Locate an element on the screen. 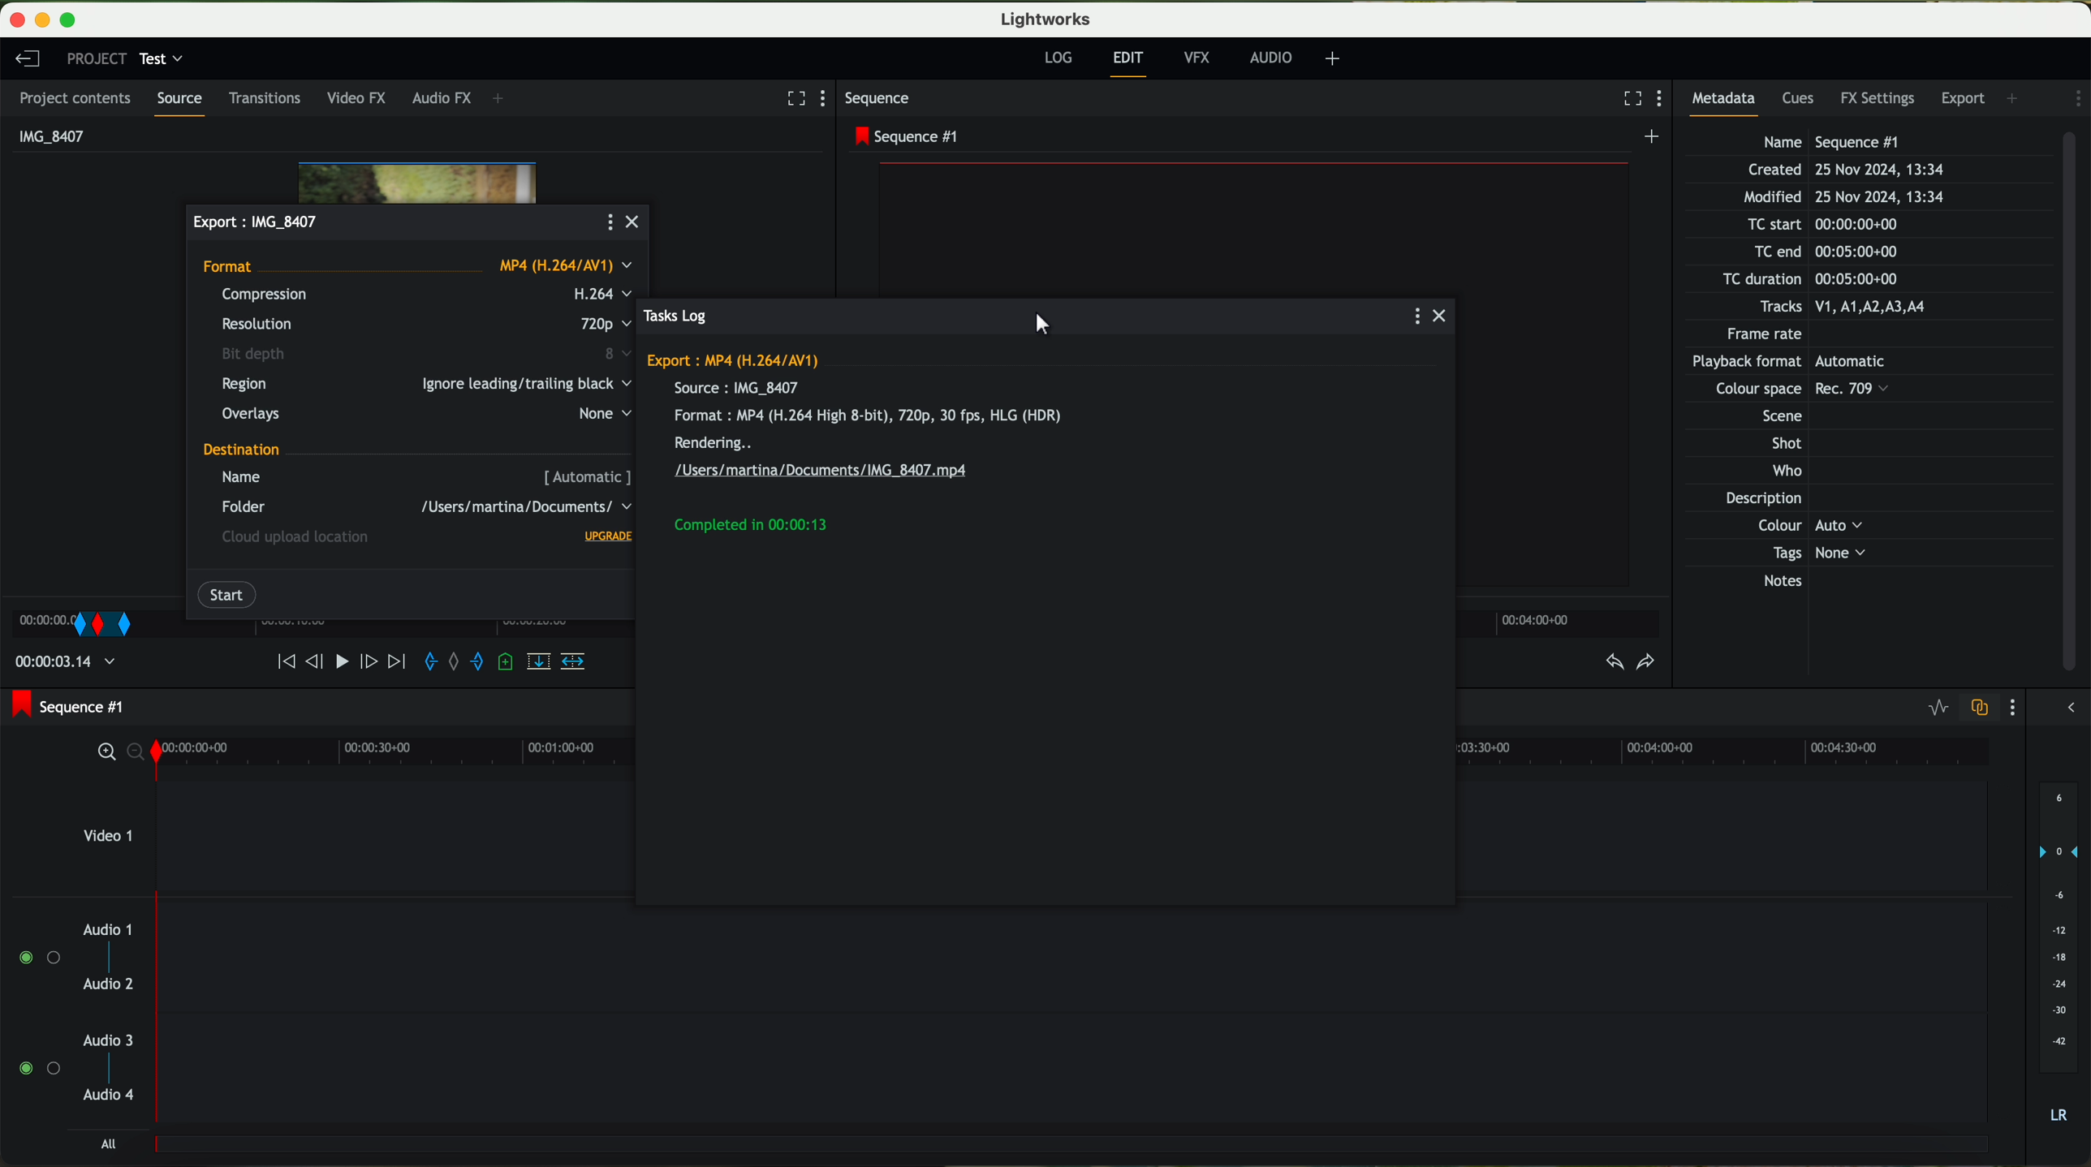 This screenshot has height=1167, width=2091. export is located at coordinates (1964, 97).